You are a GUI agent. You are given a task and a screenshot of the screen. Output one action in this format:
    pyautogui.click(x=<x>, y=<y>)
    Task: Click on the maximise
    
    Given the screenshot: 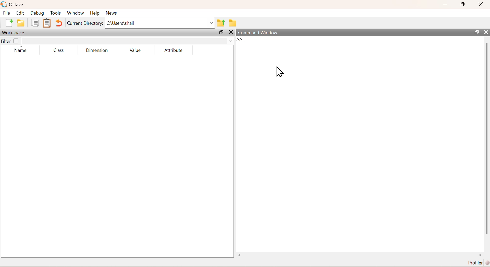 What is the action you would take?
    pyautogui.click(x=463, y=4)
    